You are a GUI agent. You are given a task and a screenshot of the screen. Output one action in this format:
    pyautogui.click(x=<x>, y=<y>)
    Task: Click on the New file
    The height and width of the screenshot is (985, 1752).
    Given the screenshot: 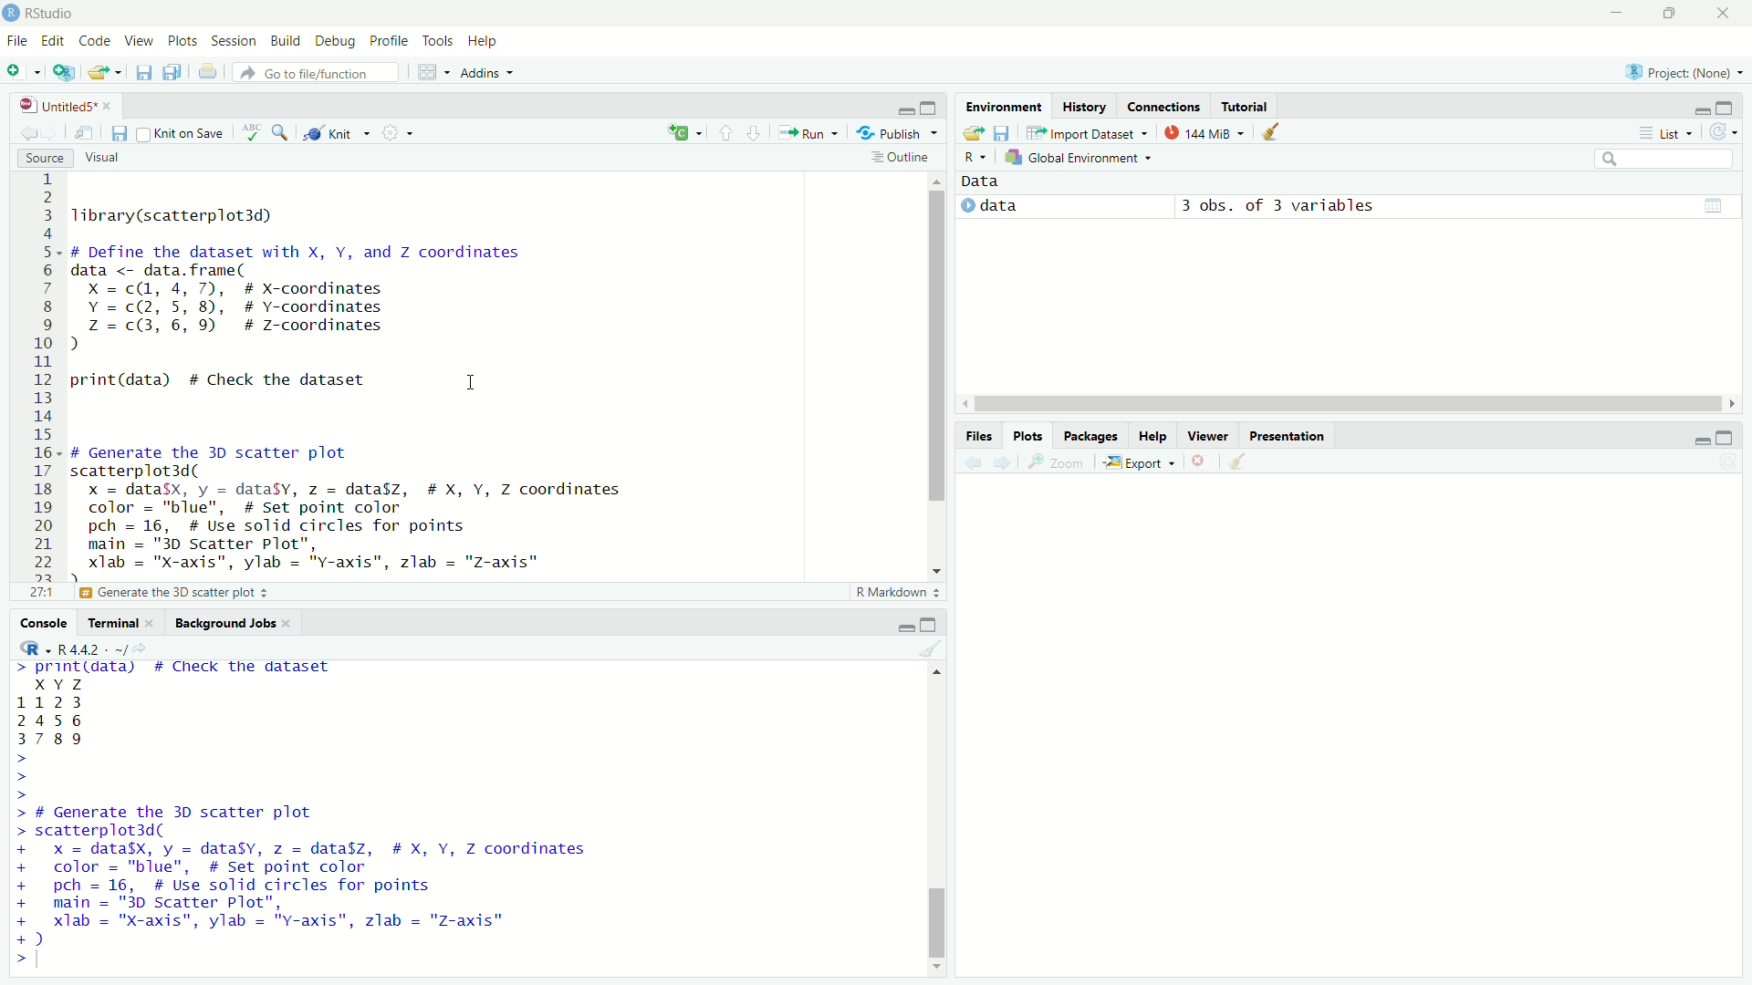 What is the action you would take?
    pyautogui.click(x=20, y=70)
    